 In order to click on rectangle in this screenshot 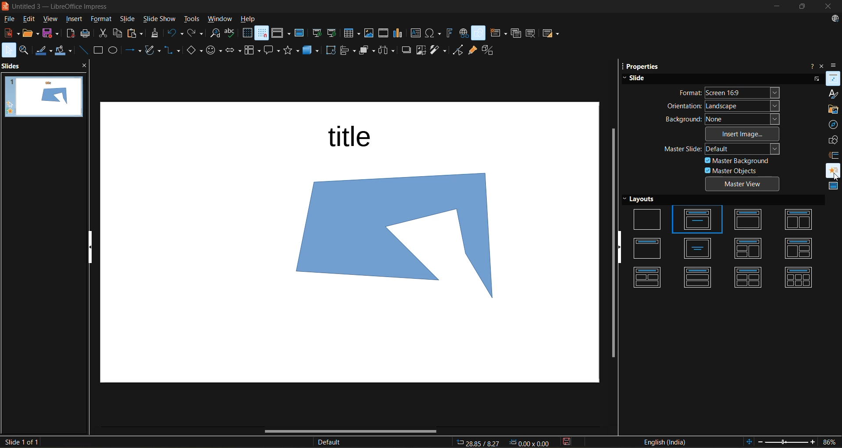, I will do `click(97, 50)`.